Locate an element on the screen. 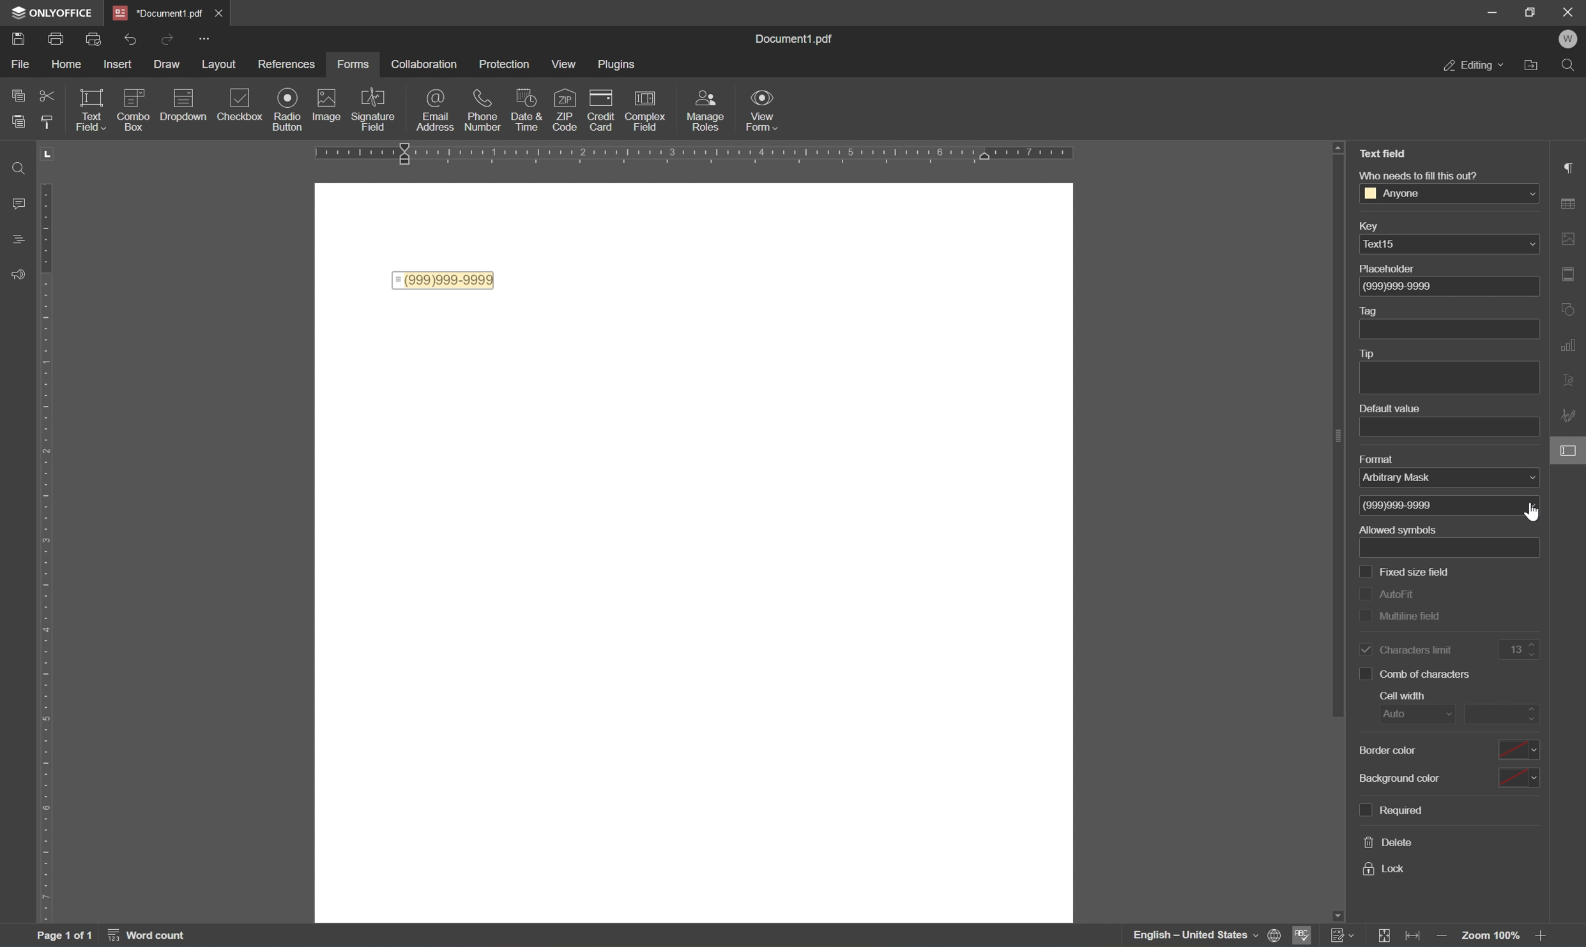 This screenshot has width=1586, height=947. = (999)999-9999 is located at coordinates (444, 280).